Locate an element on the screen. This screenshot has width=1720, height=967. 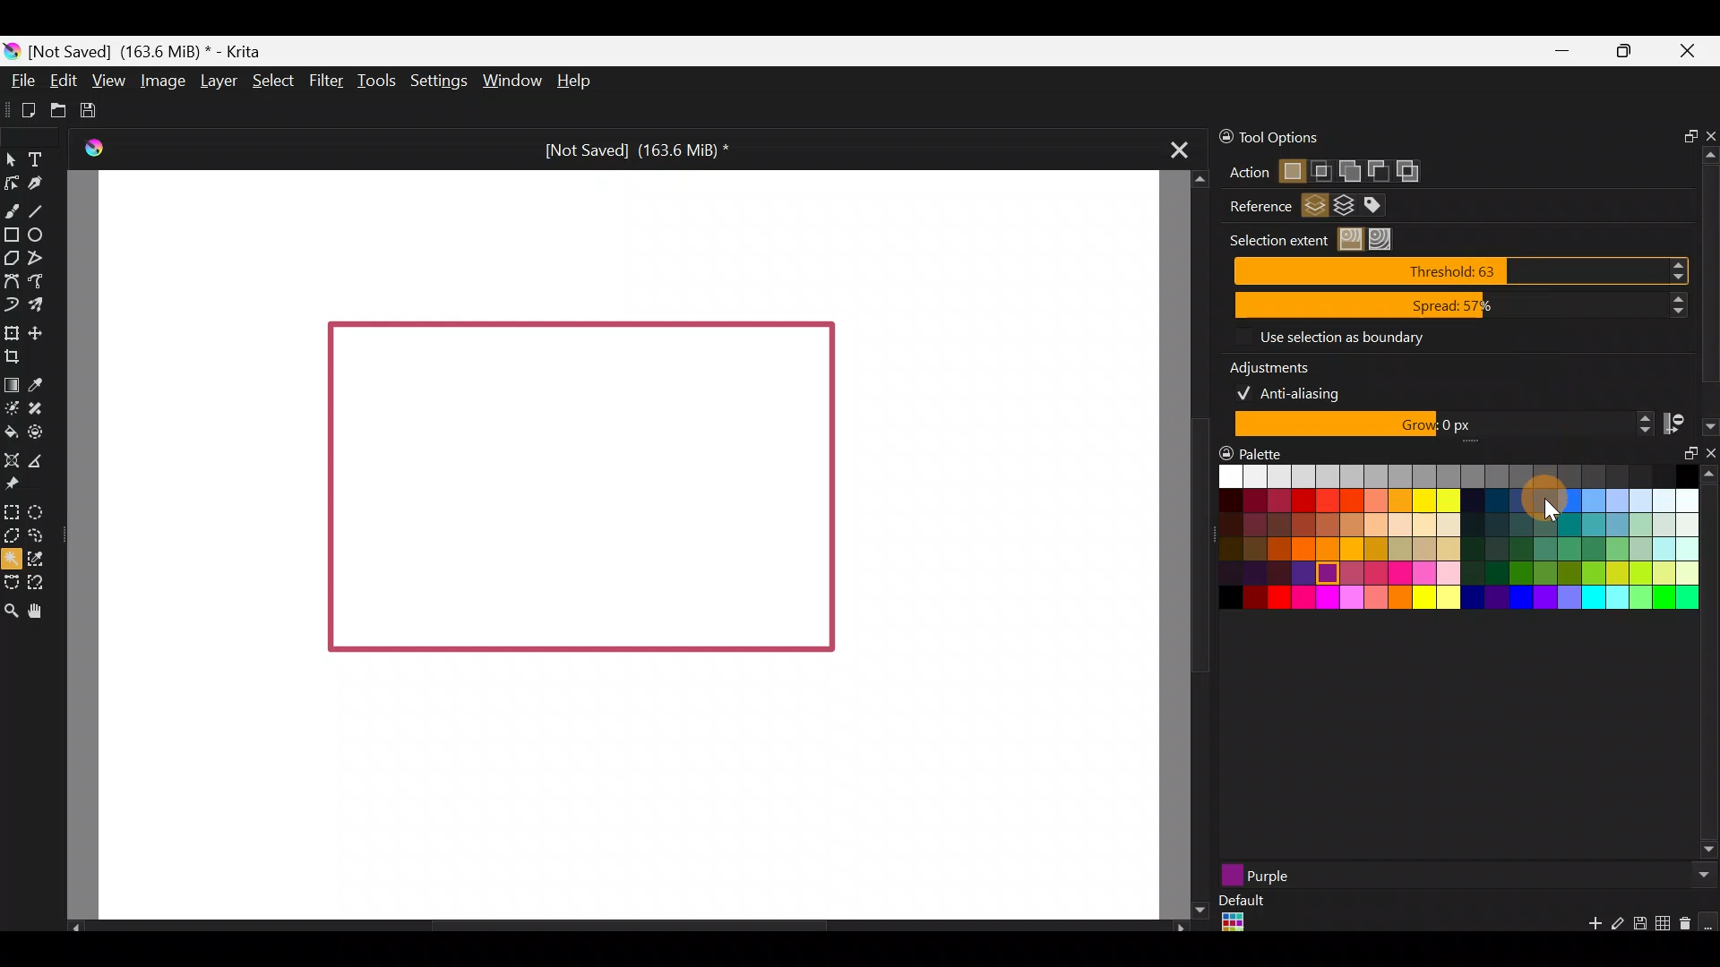
Select shapes tool is located at coordinates (14, 162).